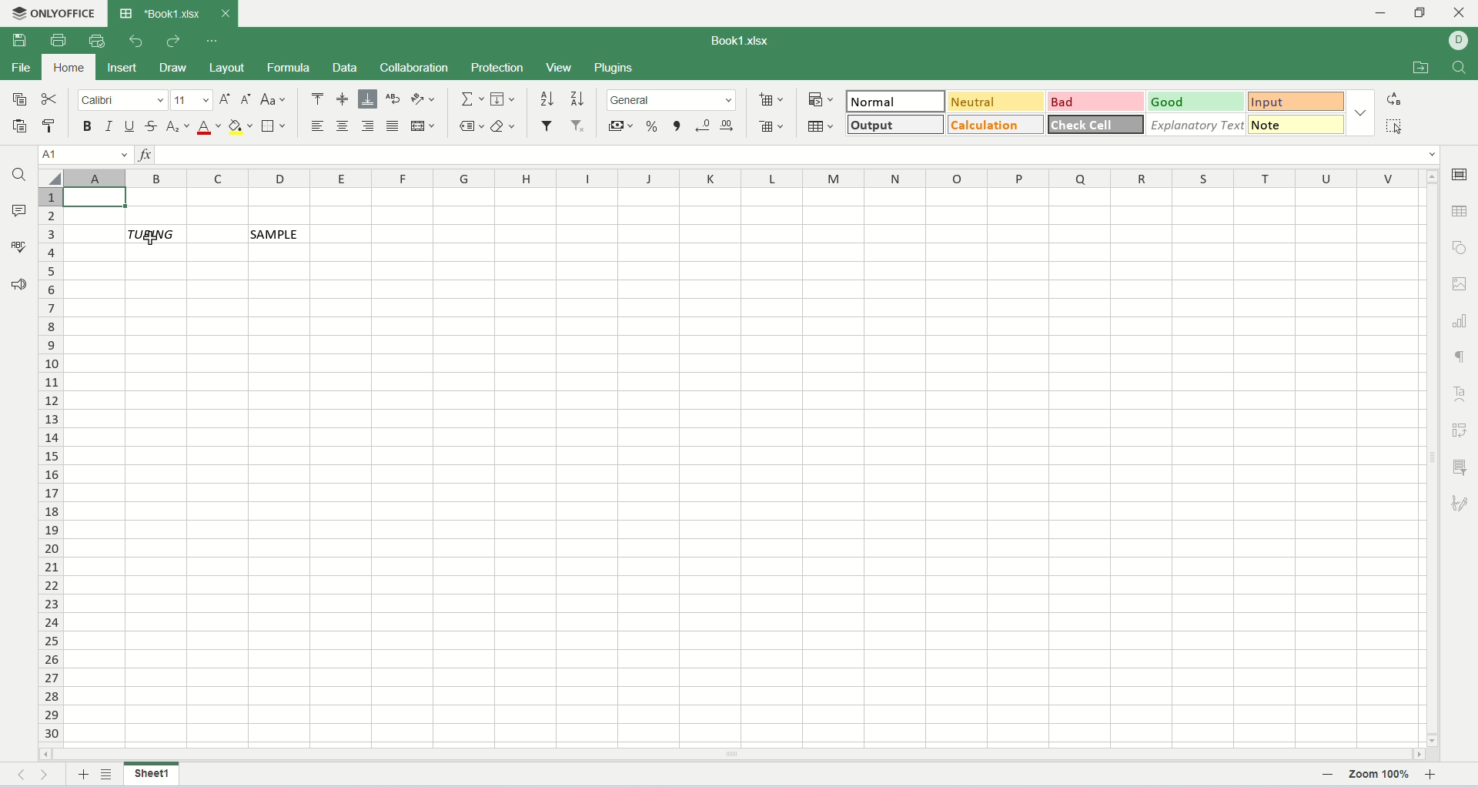 The width and height of the screenshot is (1478, 787). I want to click on underline, so click(130, 128).